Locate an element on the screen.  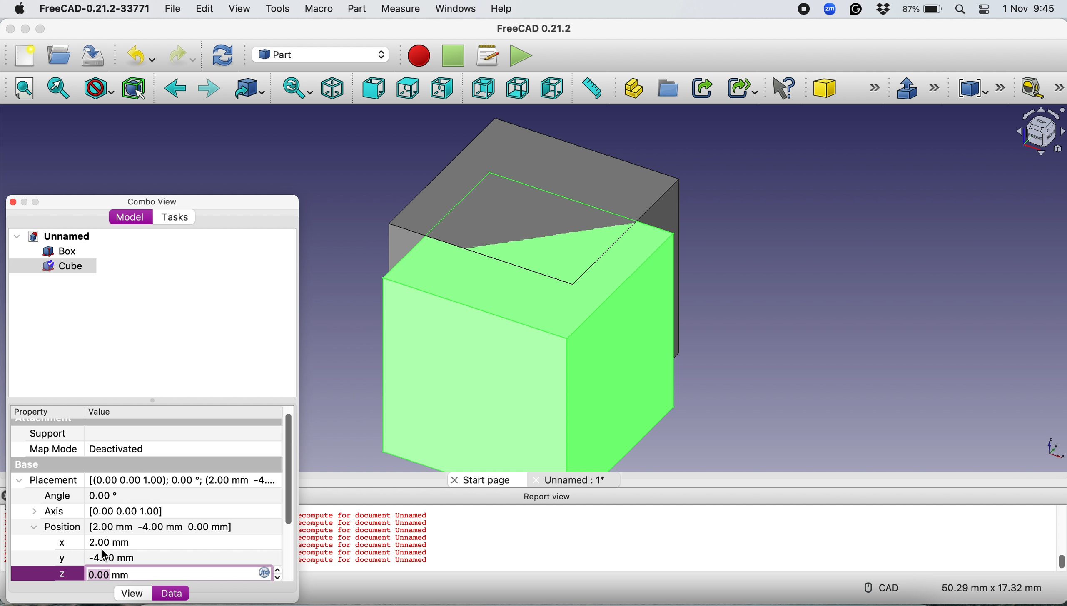
Position [2.00 mm -4.00 mm 0.00 mm] is located at coordinates (129, 527).